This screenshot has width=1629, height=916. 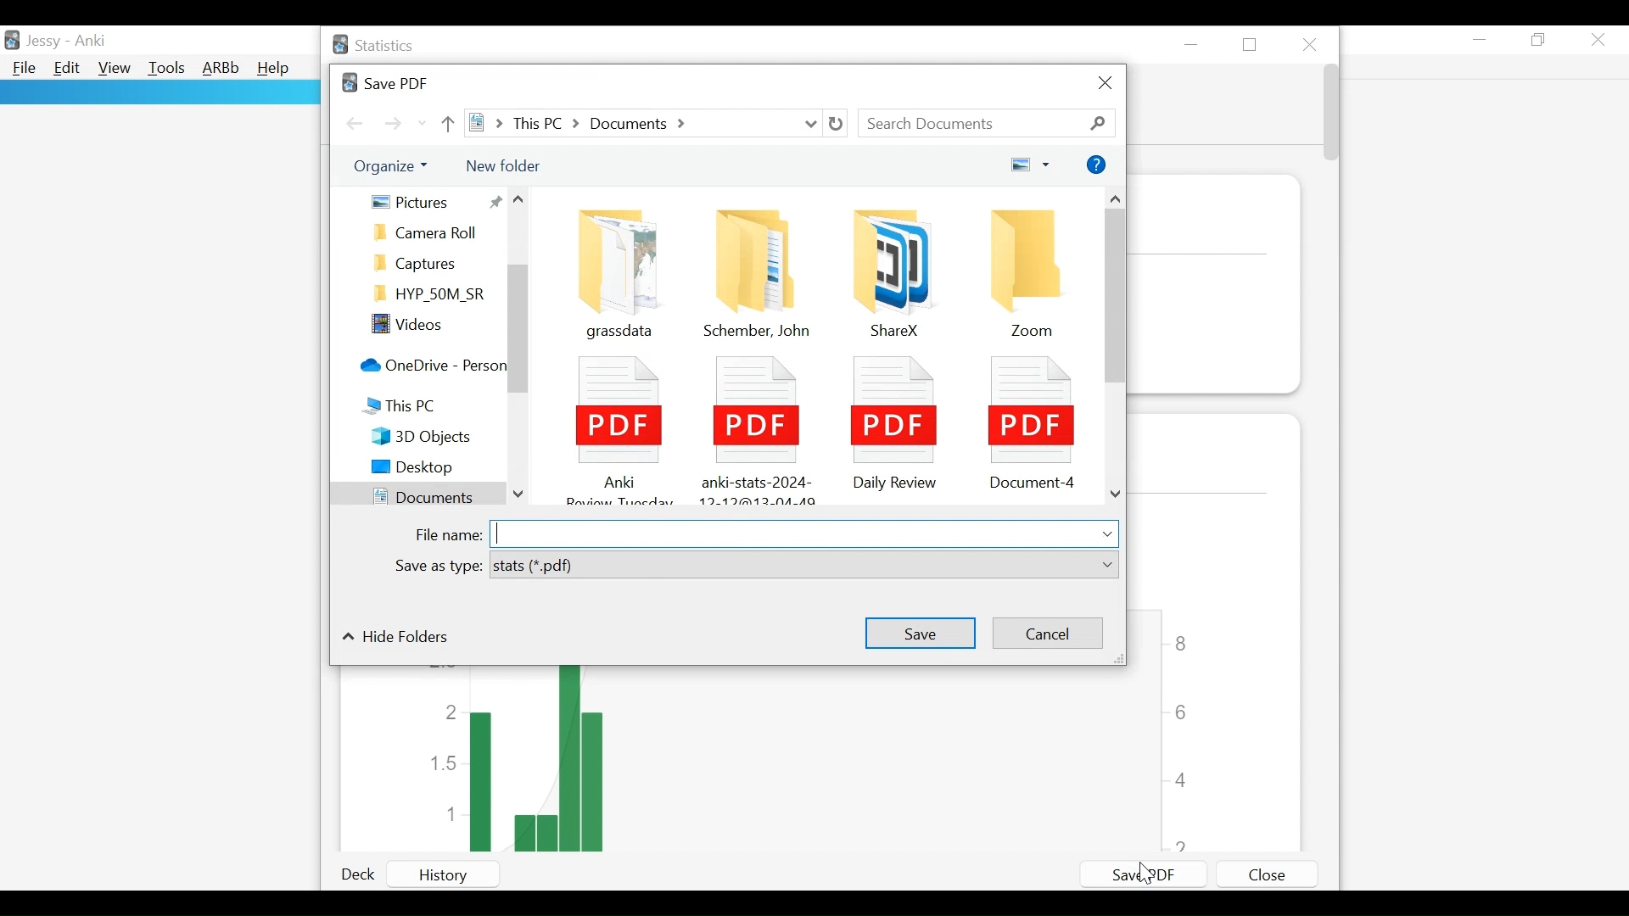 What do you see at coordinates (1116, 299) in the screenshot?
I see `Vertical Scroll bar` at bounding box center [1116, 299].